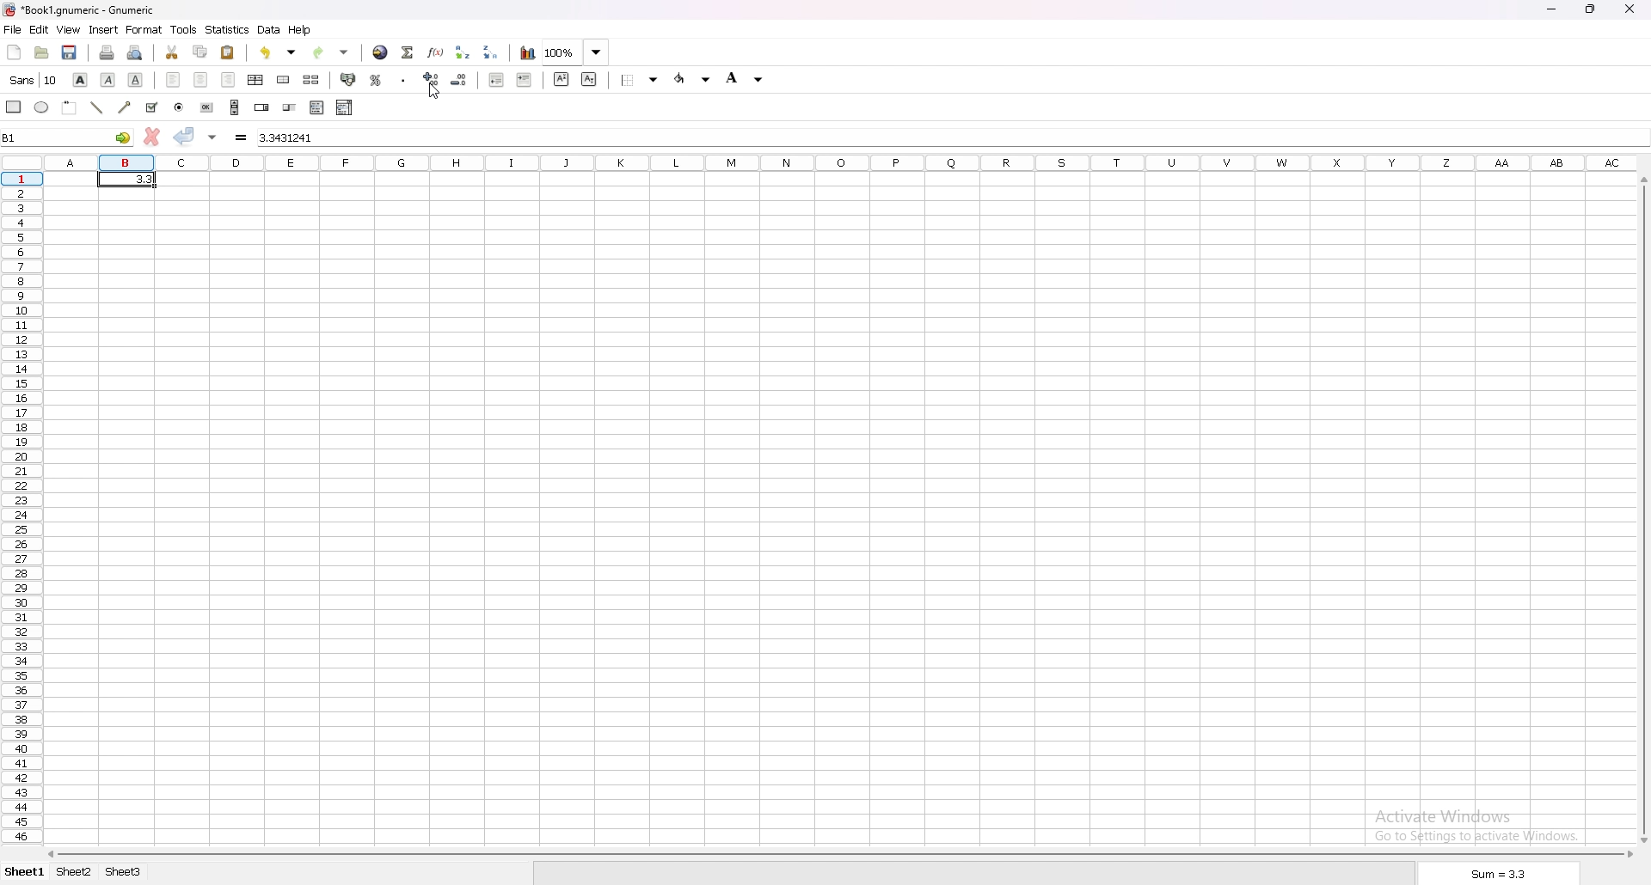  What do you see at coordinates (316, 107) in the screenshot?
I see `list` at bounding box center [316, 107].